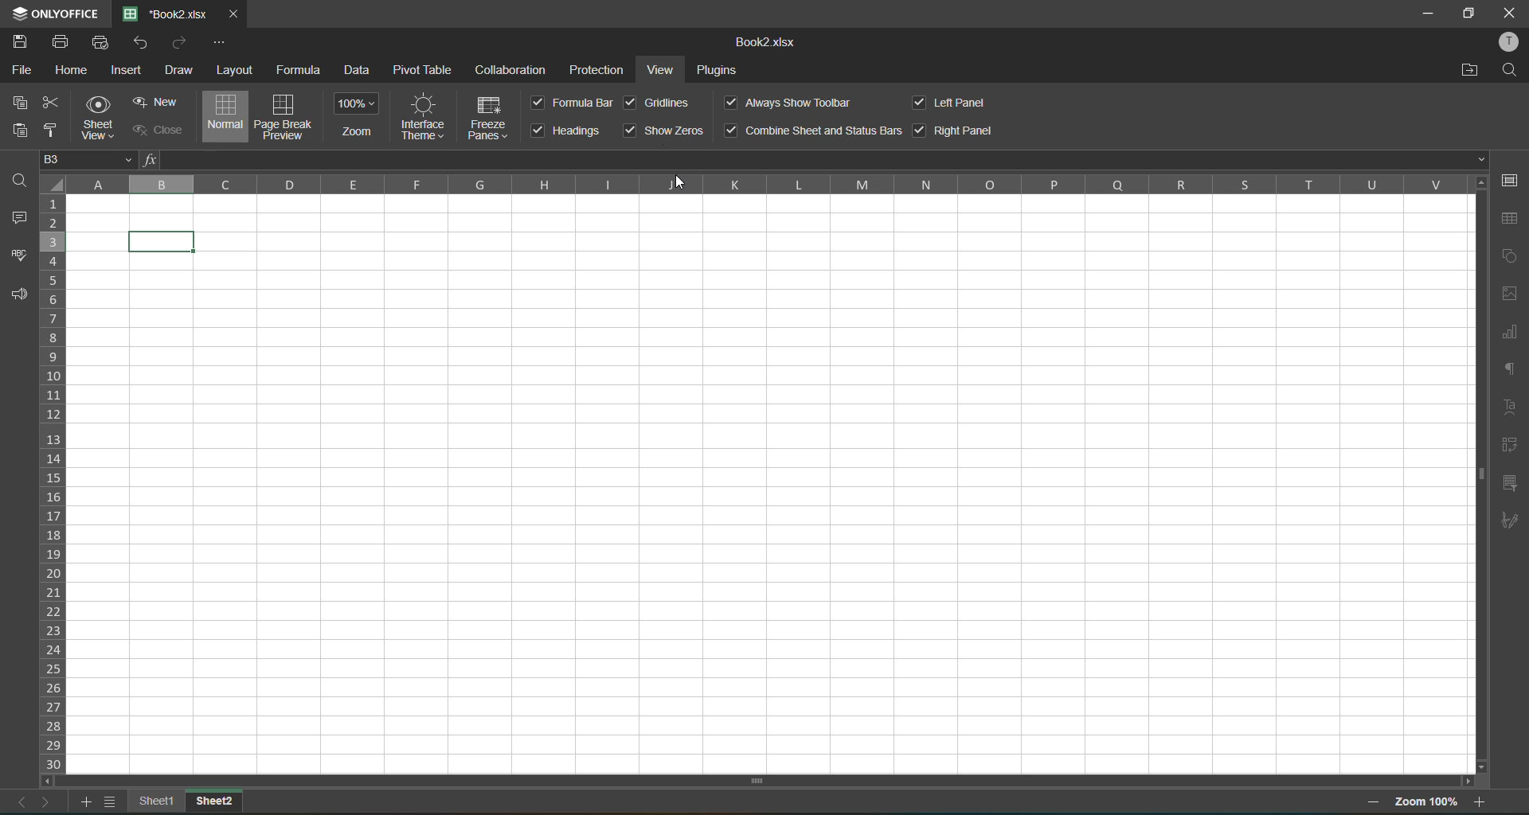 The height and width of the screenshot is (815, 1529). I want to click on spellcheck, so click(20, 257).